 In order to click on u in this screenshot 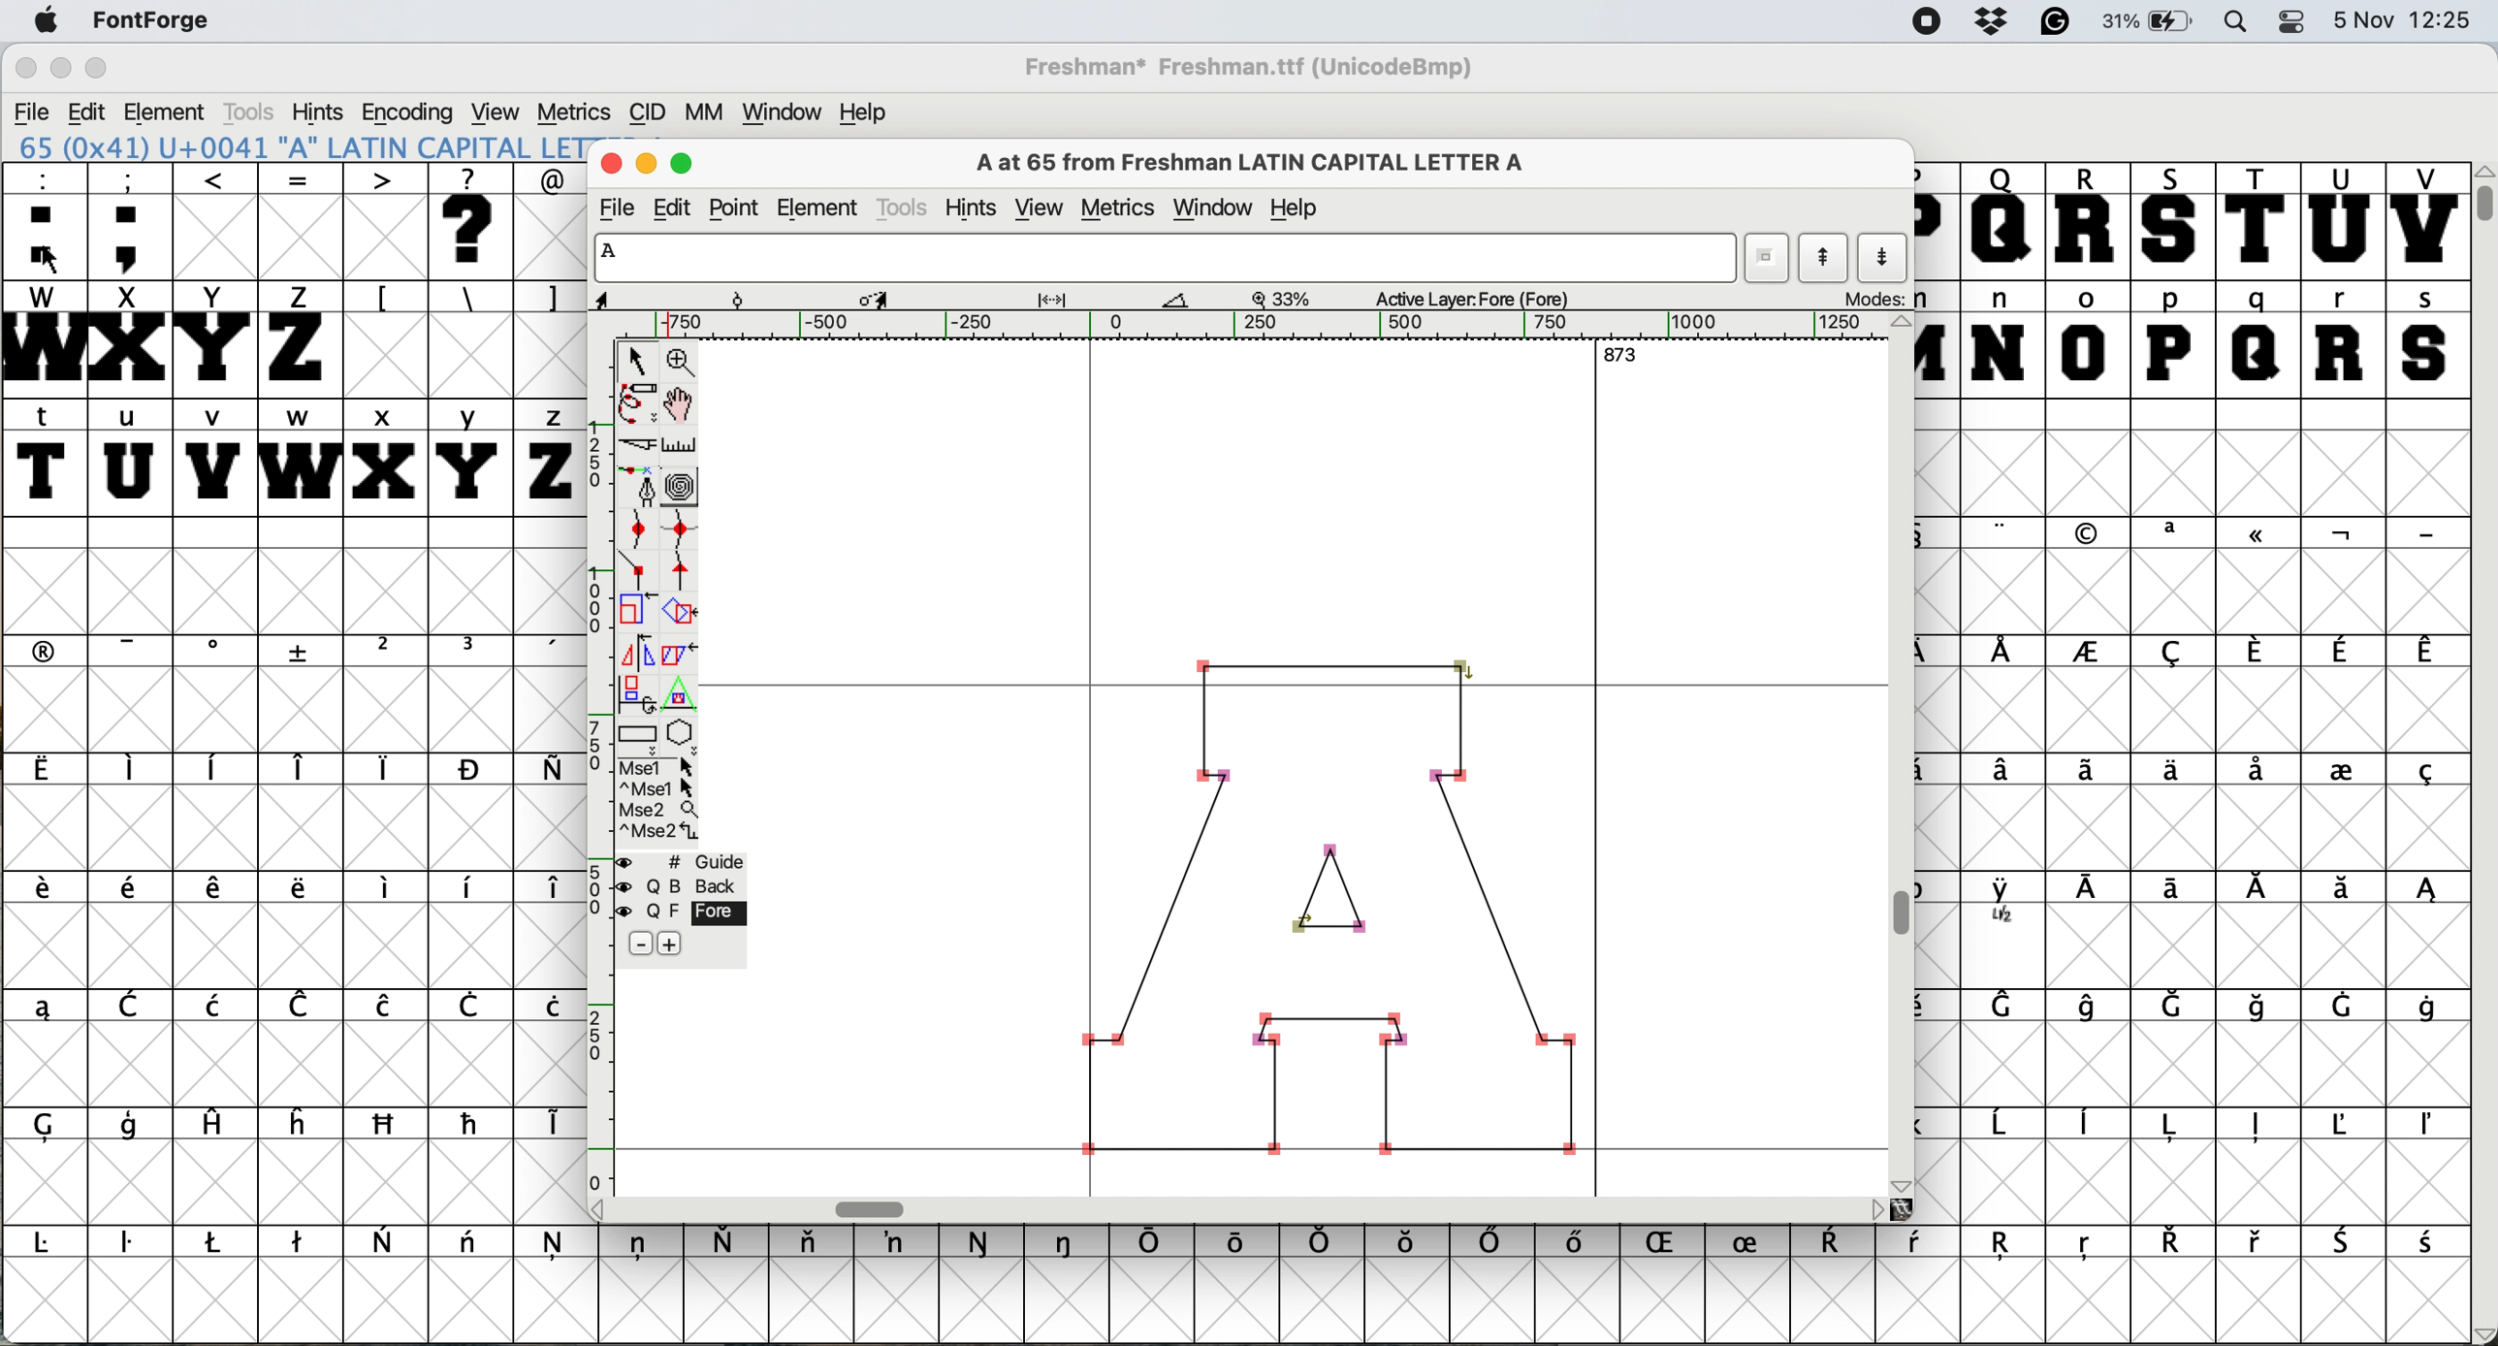, I will do `click(129, 460)`.